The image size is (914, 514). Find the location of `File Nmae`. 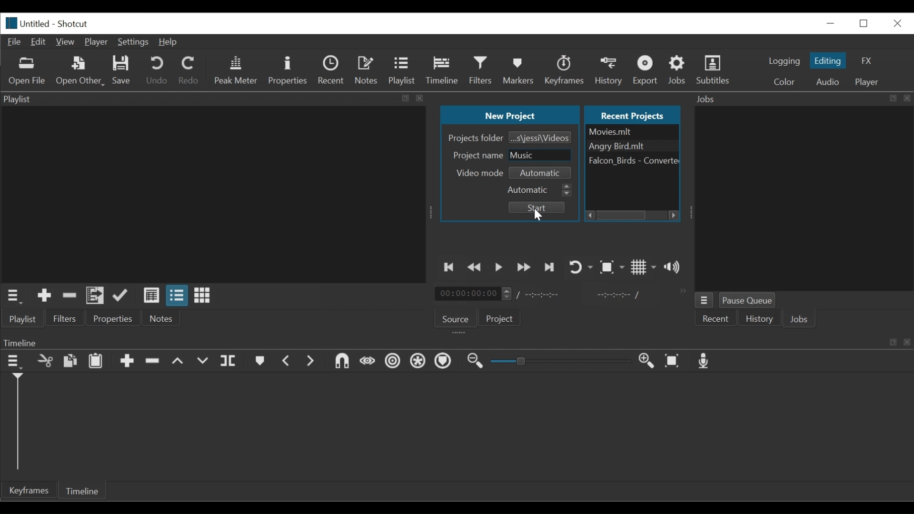

File Nmae is located at coordinates (632, 133).